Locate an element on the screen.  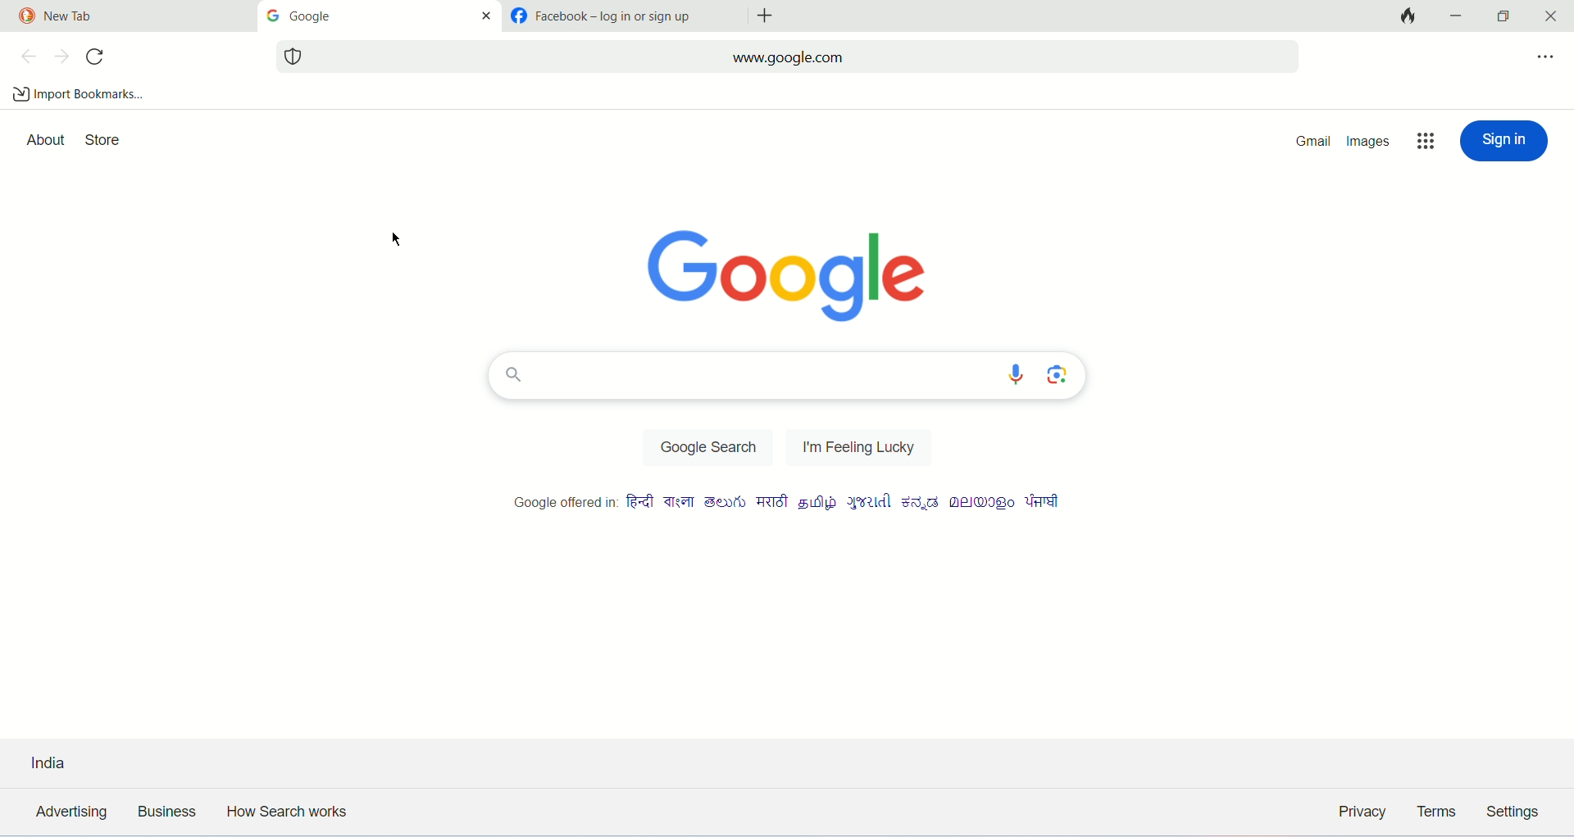
advertising is located at coordinates (67, 814).